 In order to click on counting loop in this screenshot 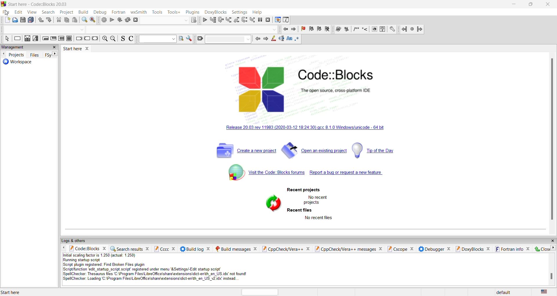, I will do `click(62, 39)`.